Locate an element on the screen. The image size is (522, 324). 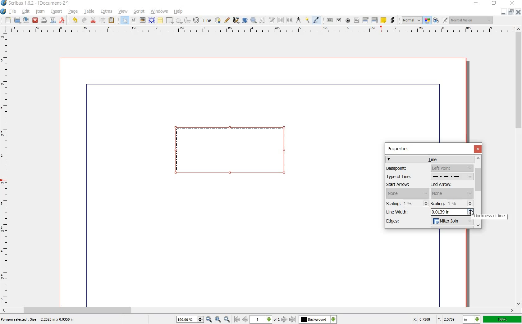
None is located at coordinates (407, 193).